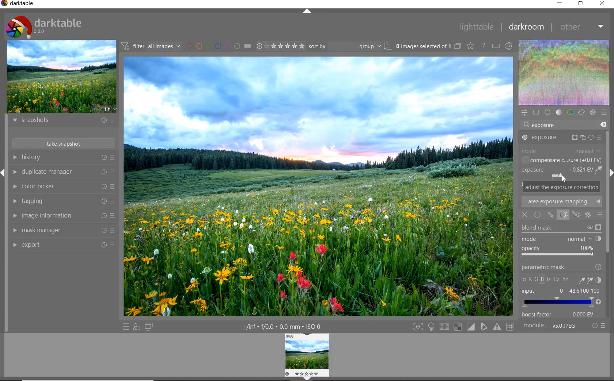 This screenshot has width=614, height=381. Describe the element at coordinates (62, 187) in the screenshot. I see `color picker` at that location.